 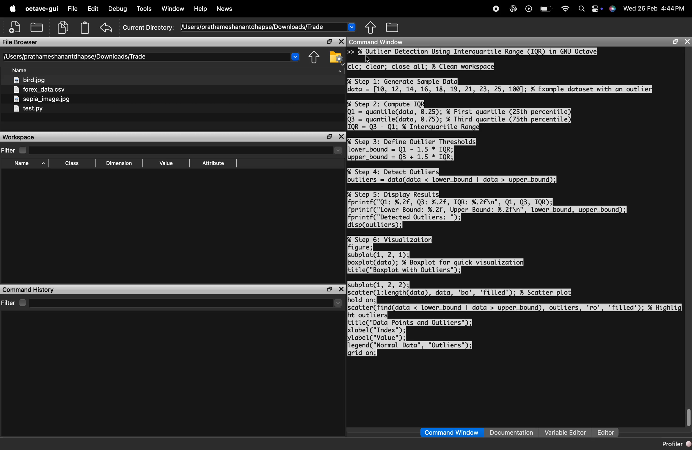 What do you see at coordinates (42, 9) in the screenshot?
I see `octave-gui` at bounding box center [42, 9].